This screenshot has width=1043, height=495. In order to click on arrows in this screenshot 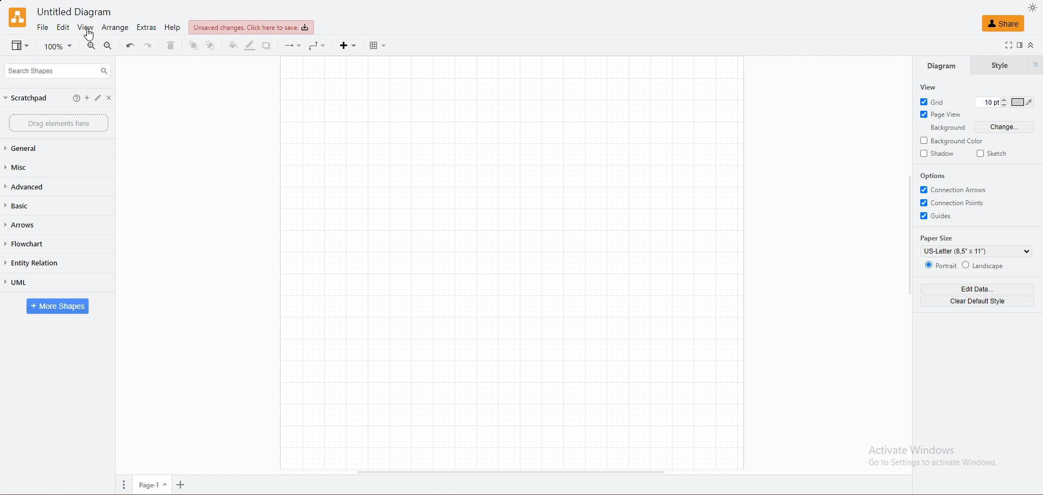, I will do `click(35, 224)`.